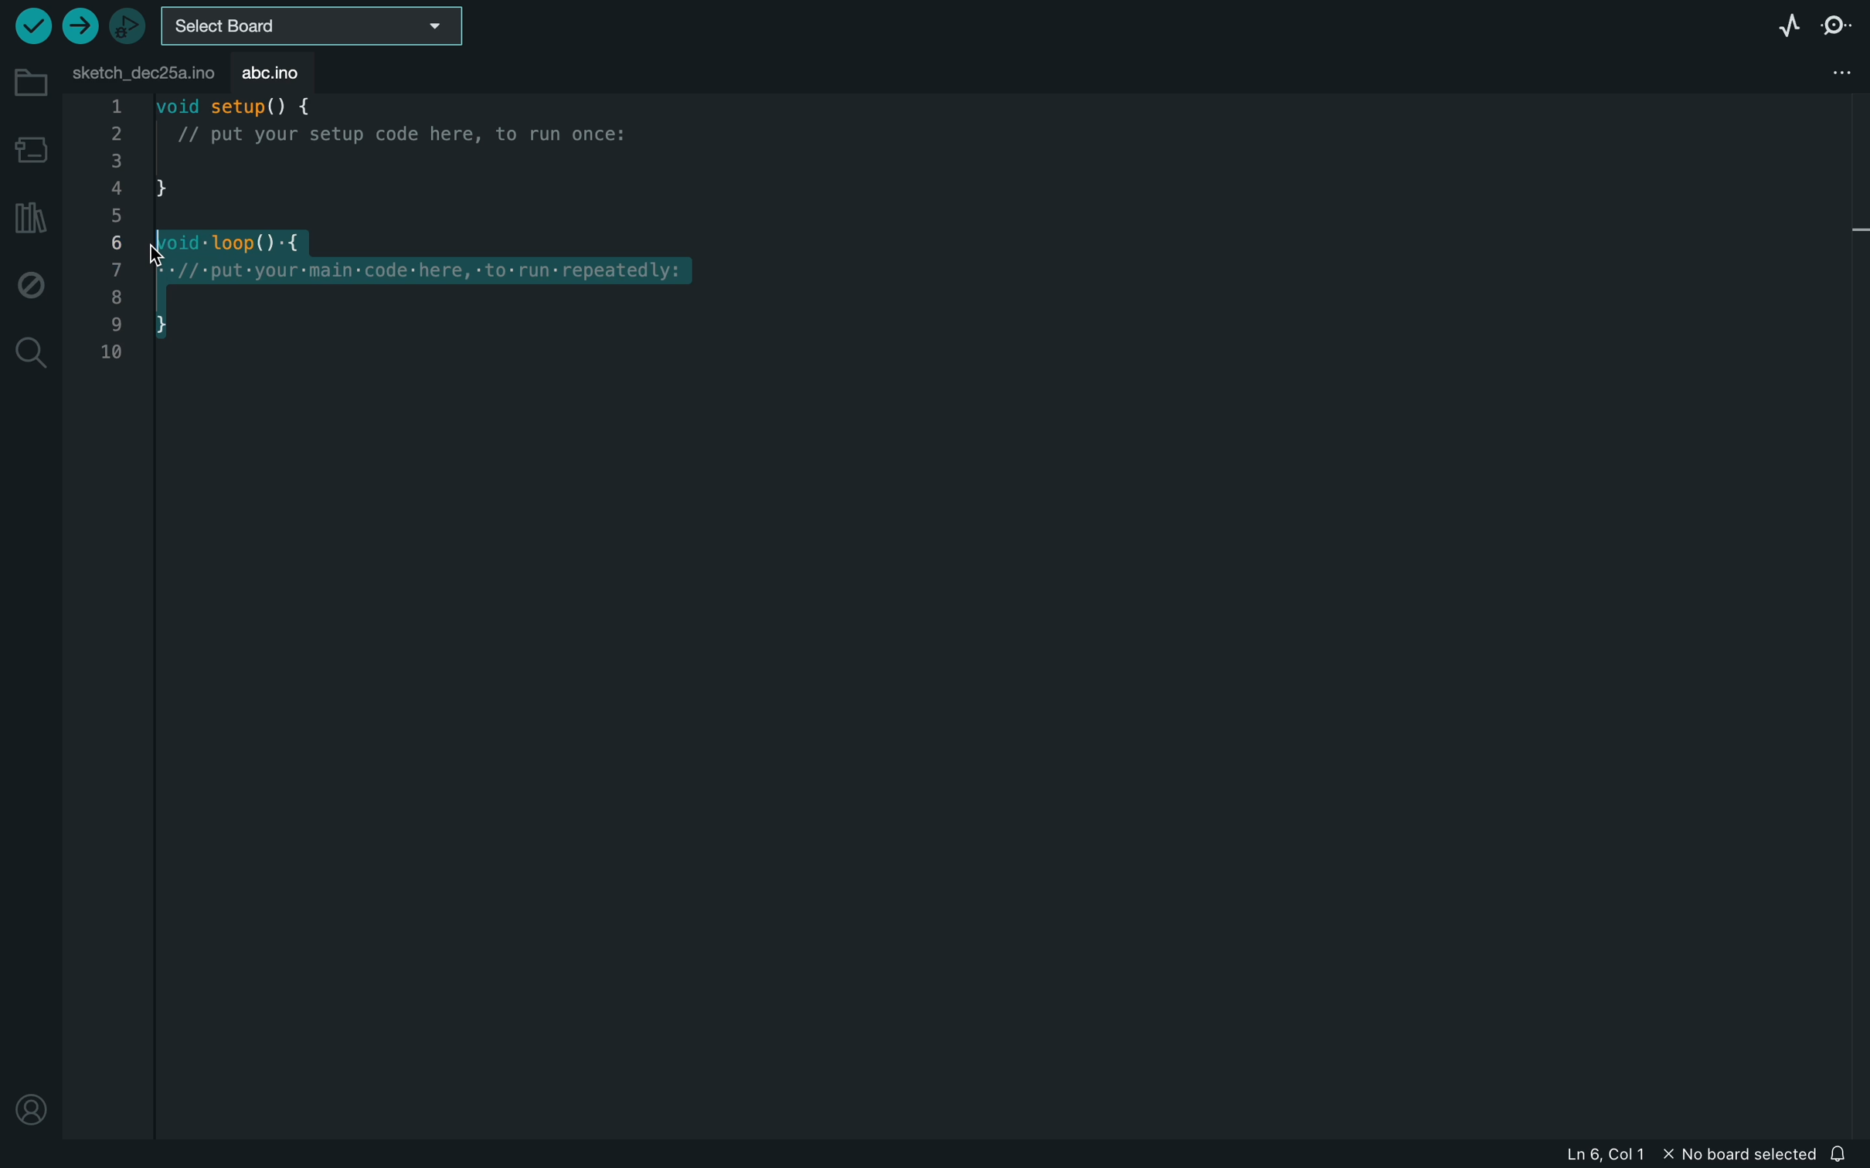 This screenshot has width=1870, height=1168. I want to click on notification, so click(1841, 1152).